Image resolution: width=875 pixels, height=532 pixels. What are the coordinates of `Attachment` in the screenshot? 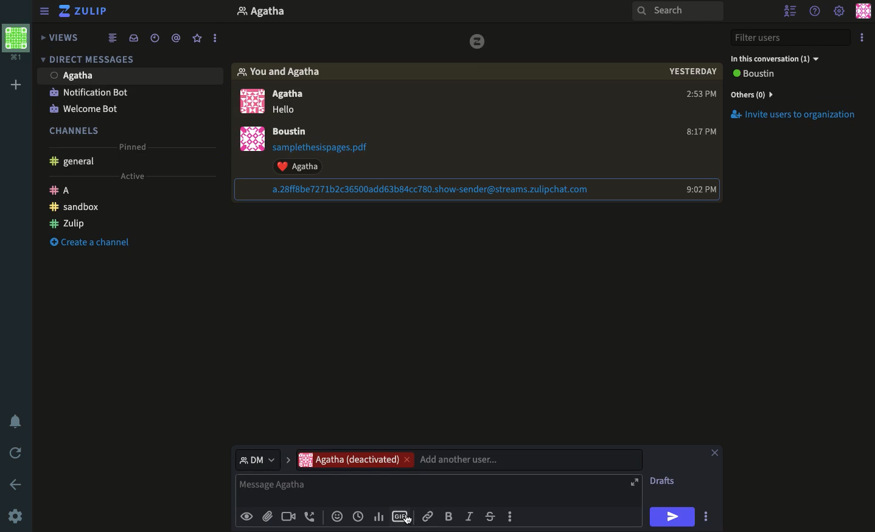 It's located at (331, 158).